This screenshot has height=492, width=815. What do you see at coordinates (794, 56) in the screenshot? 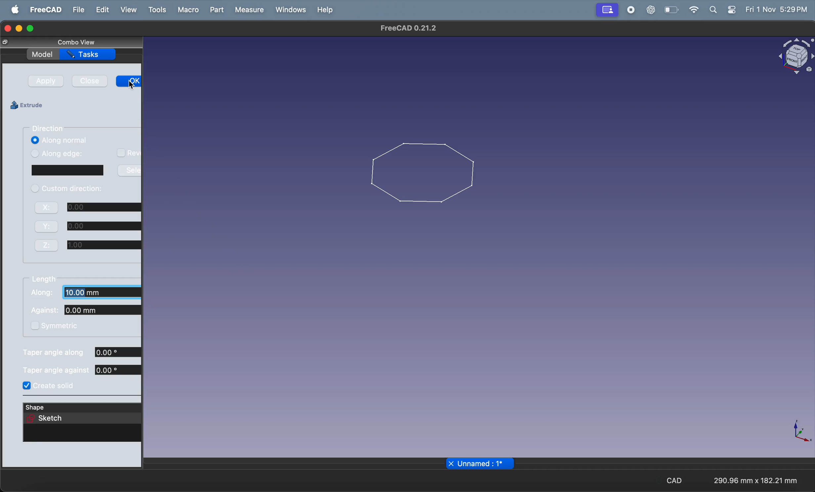
I see `vlock view` at bounding box center [794, 56].